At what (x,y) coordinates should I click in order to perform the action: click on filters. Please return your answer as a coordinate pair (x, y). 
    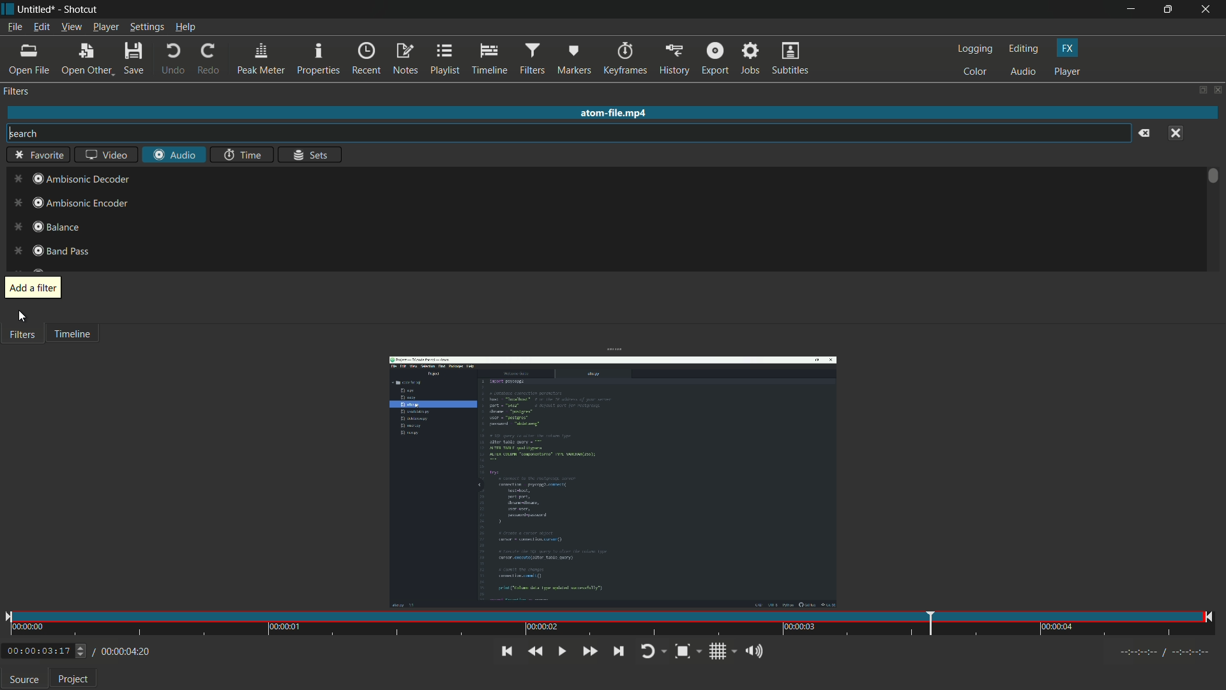
    Looking at the image, I should click on (18, 93).